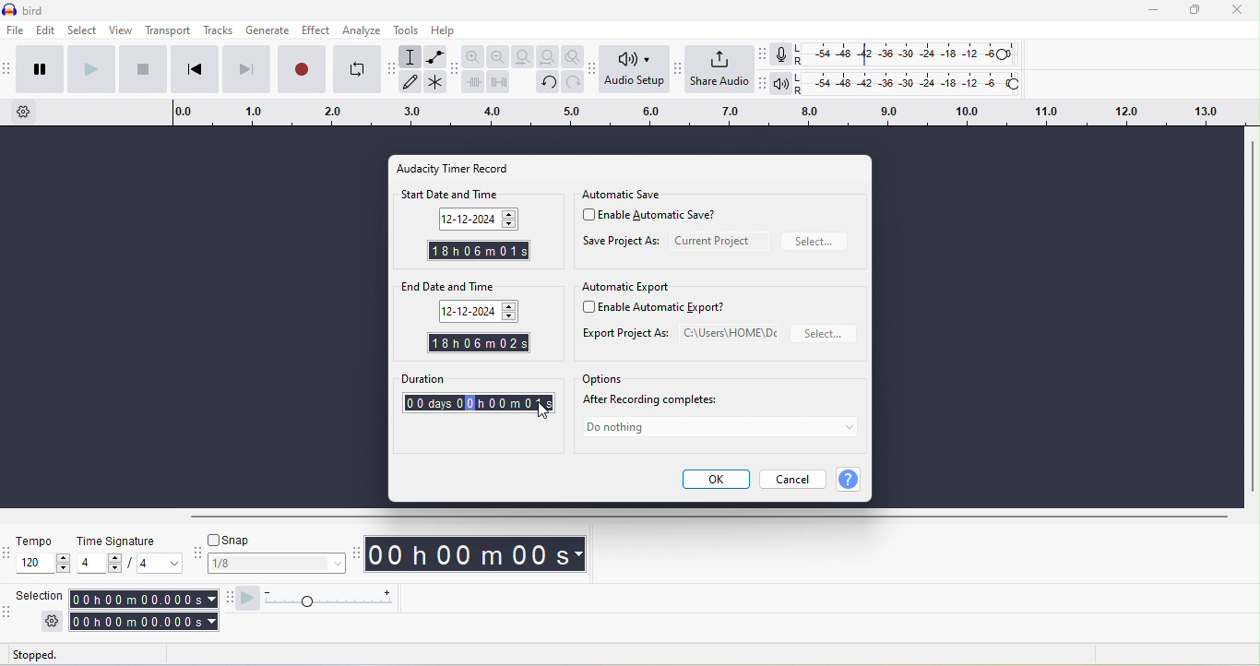 Image resolution: width=1260 pixels, height=666 pixels. I want to click on fit selection to width, so click(523, 58).